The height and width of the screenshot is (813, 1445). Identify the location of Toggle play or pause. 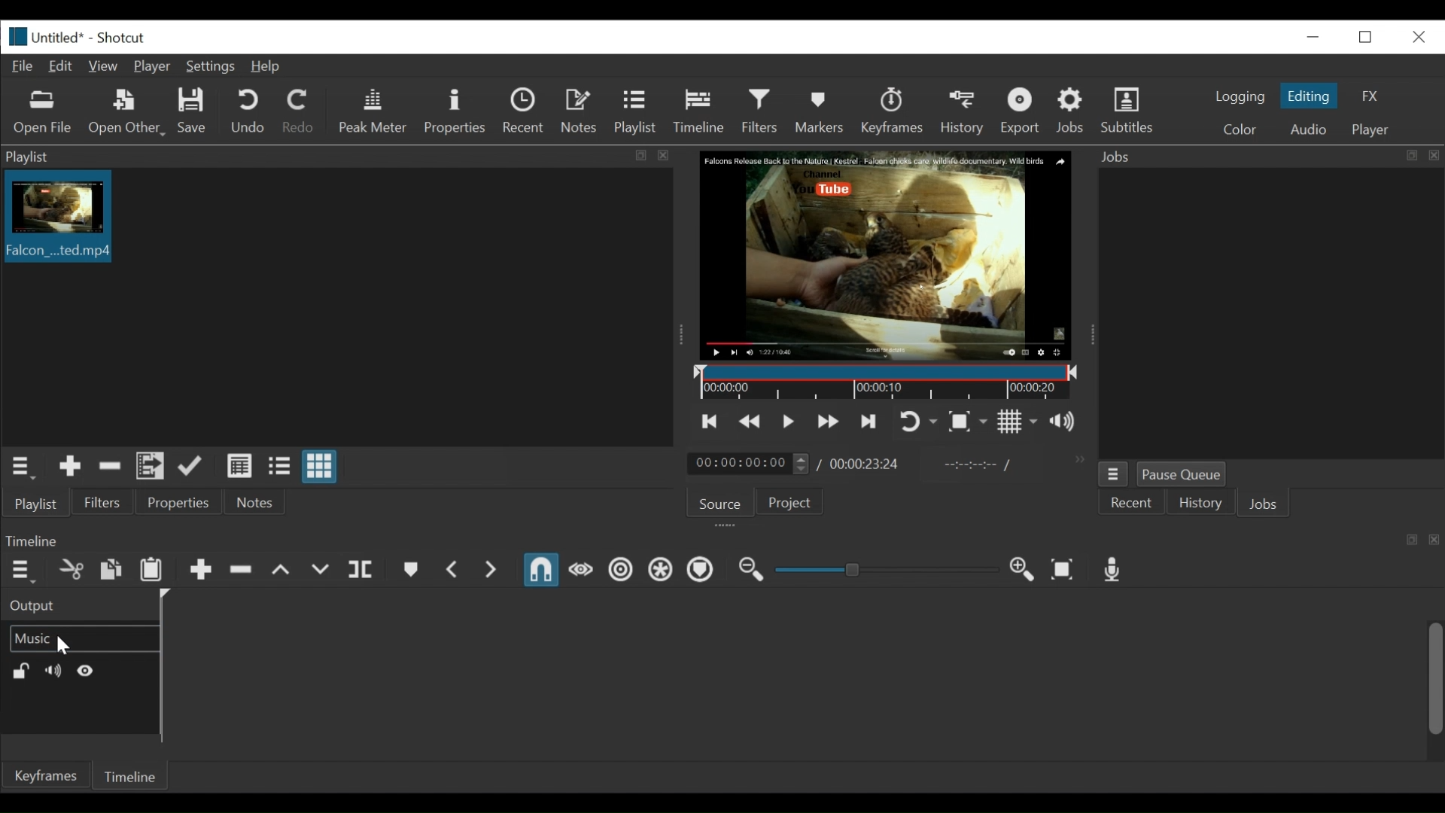
(789, 422).